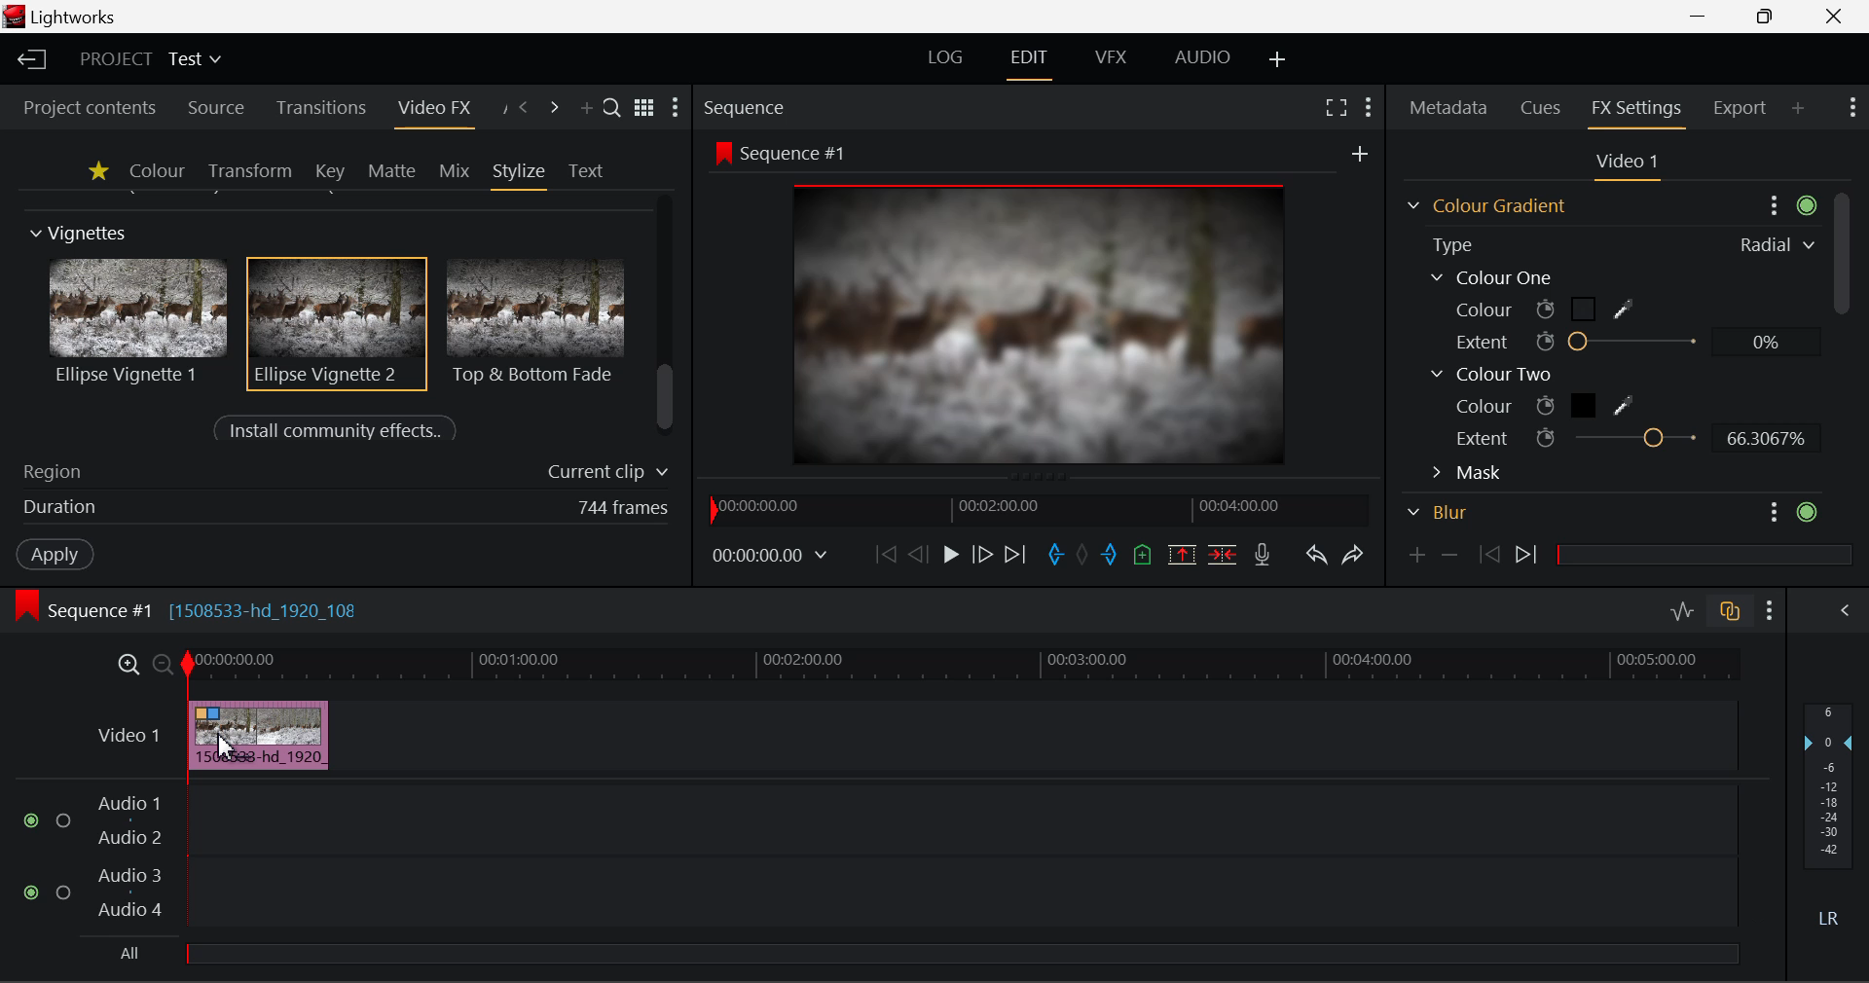 The image size is (1869, 983). What do you see at coordinates (613, 110) in the screenshot?
I see `Search` at bounding box center [613, 110].